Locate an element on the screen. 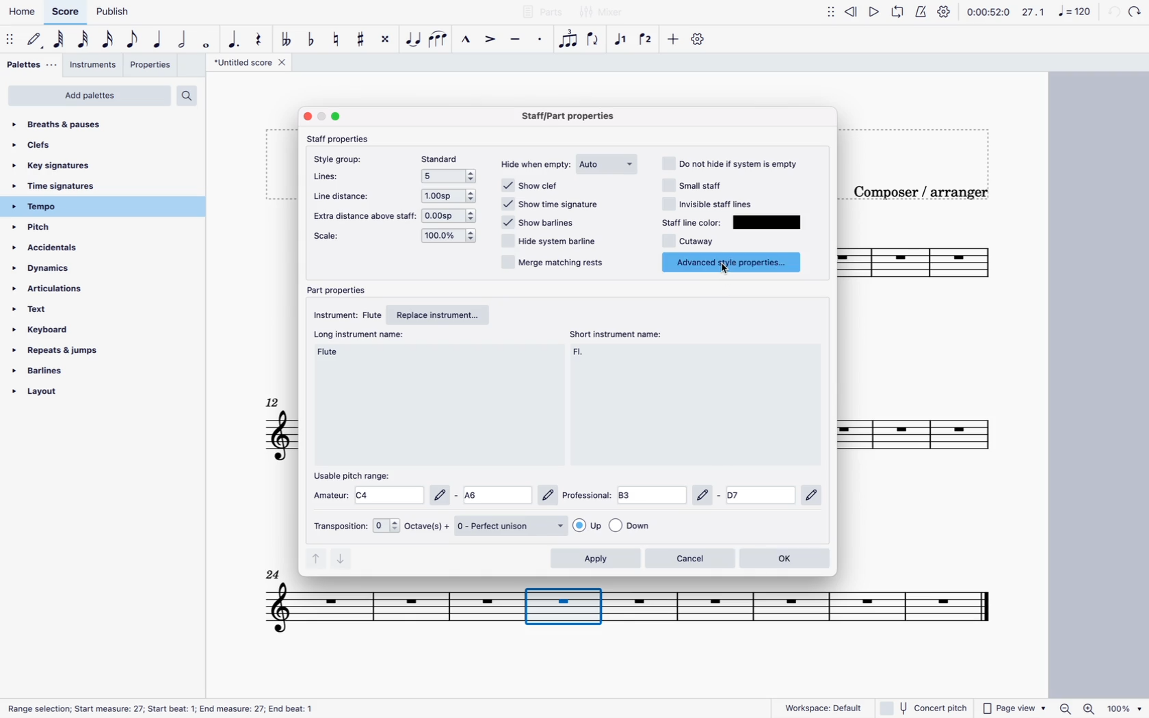  repeats & jumps is located at coordinates (78, 350).